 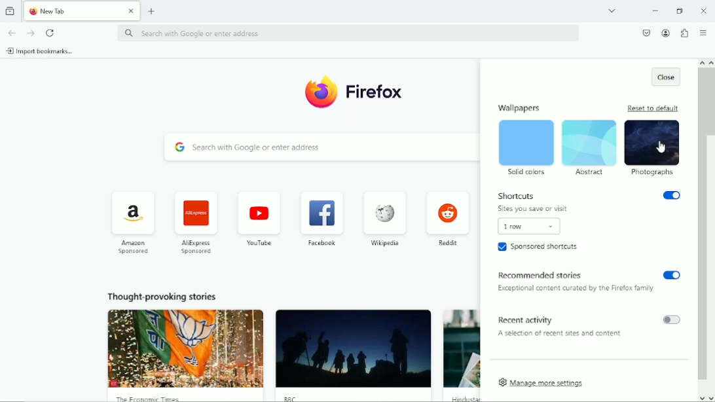 What do you see at coordinates (50, 33) in the screenshot?
I see `Reload current page` at bounding box center [50, 33].